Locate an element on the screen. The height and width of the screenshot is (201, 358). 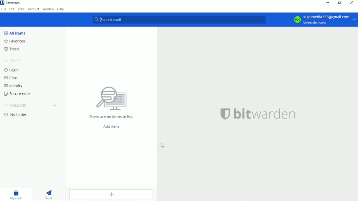
Create folder is located at coordinates (56, 105).